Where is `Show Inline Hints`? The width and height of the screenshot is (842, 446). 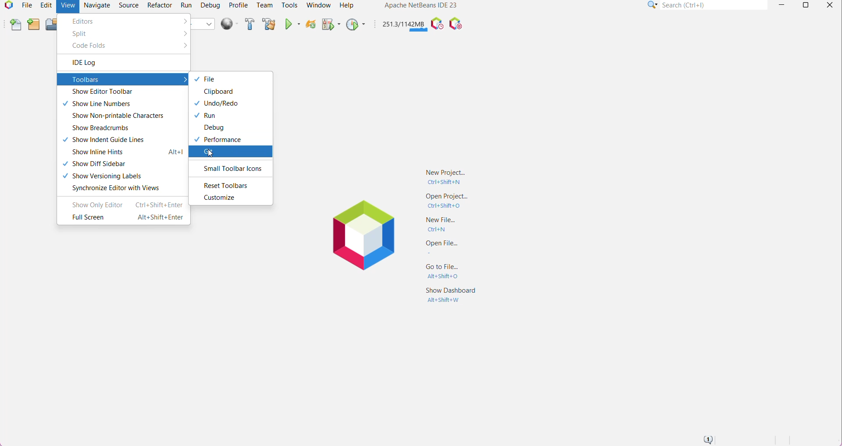 Show Inline Hints is located at coordinates (127, 152).